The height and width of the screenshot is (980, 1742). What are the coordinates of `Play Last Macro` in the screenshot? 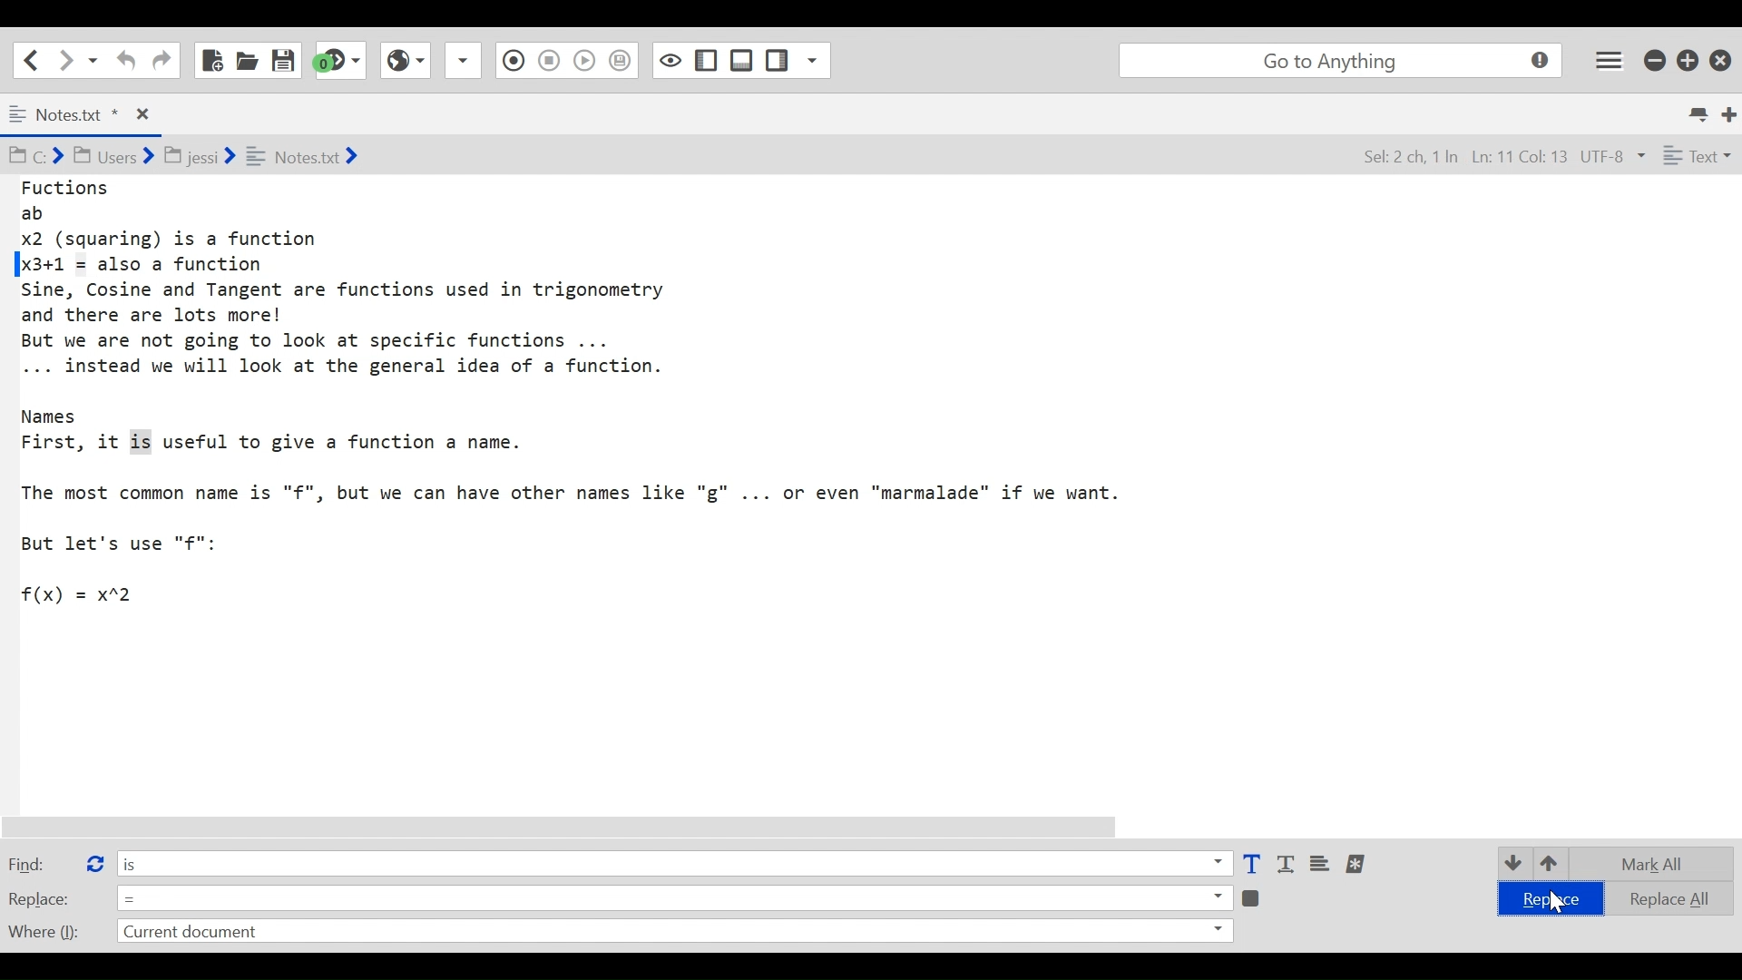 It's located at (405, 58).